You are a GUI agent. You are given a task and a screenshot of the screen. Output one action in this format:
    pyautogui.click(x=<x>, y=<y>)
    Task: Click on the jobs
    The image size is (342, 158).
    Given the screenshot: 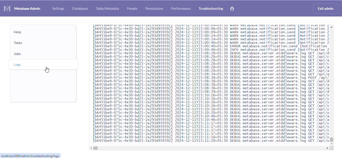 What is the action you would take?
    pyautogui.click(x=18, y=53)
    